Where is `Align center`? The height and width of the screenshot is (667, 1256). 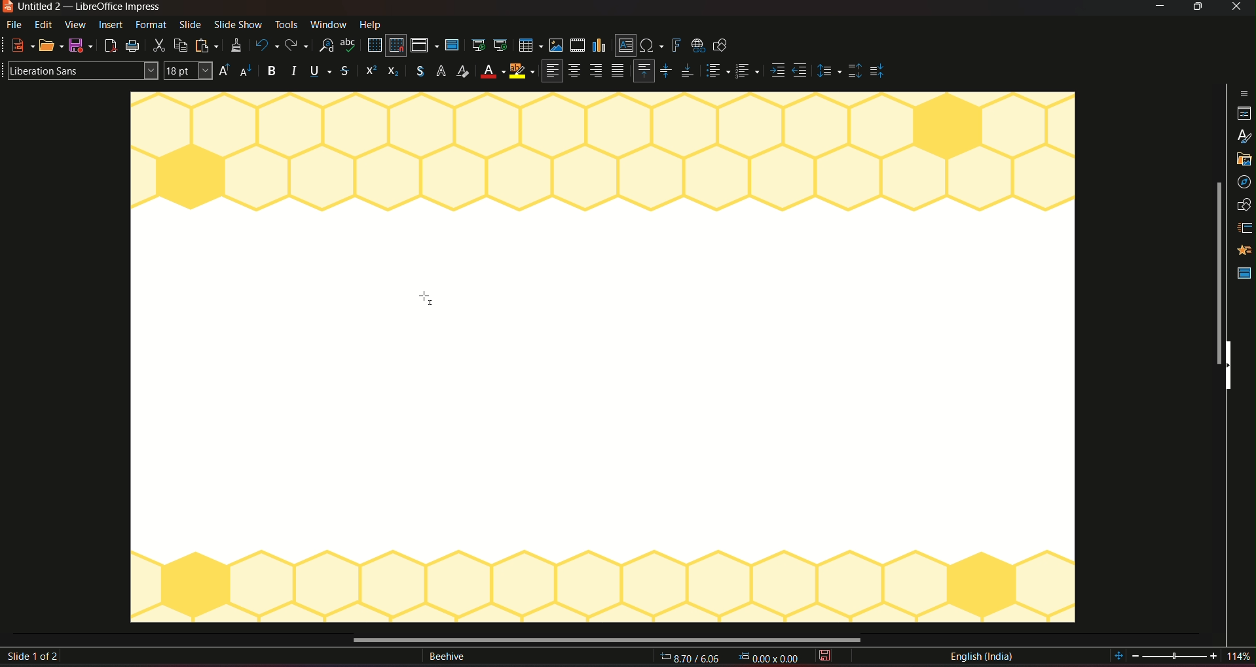 Align center is located at coordinates (666, 69).